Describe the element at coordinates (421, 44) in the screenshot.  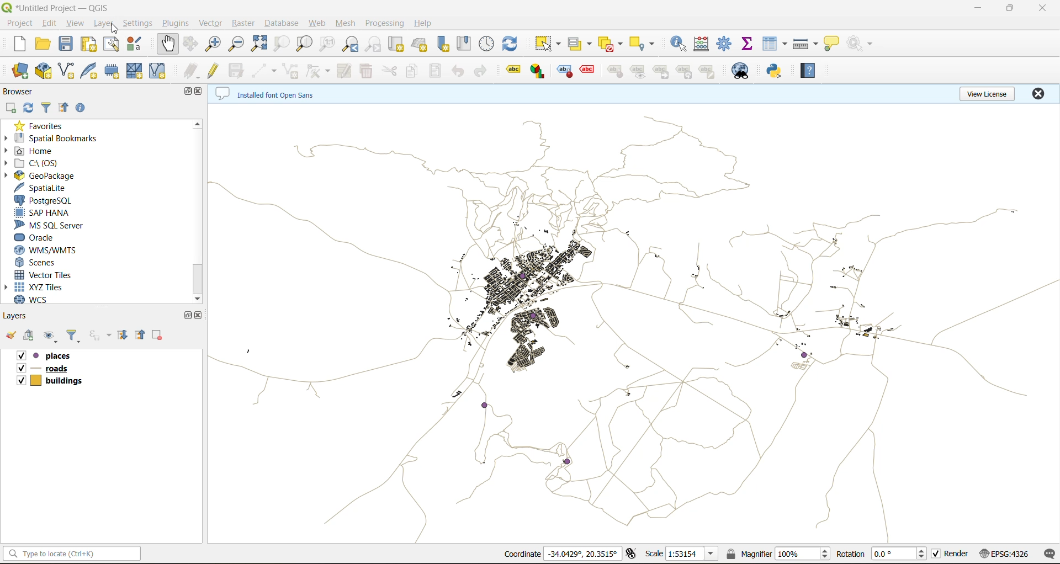
I see `new 3d map` at that location.